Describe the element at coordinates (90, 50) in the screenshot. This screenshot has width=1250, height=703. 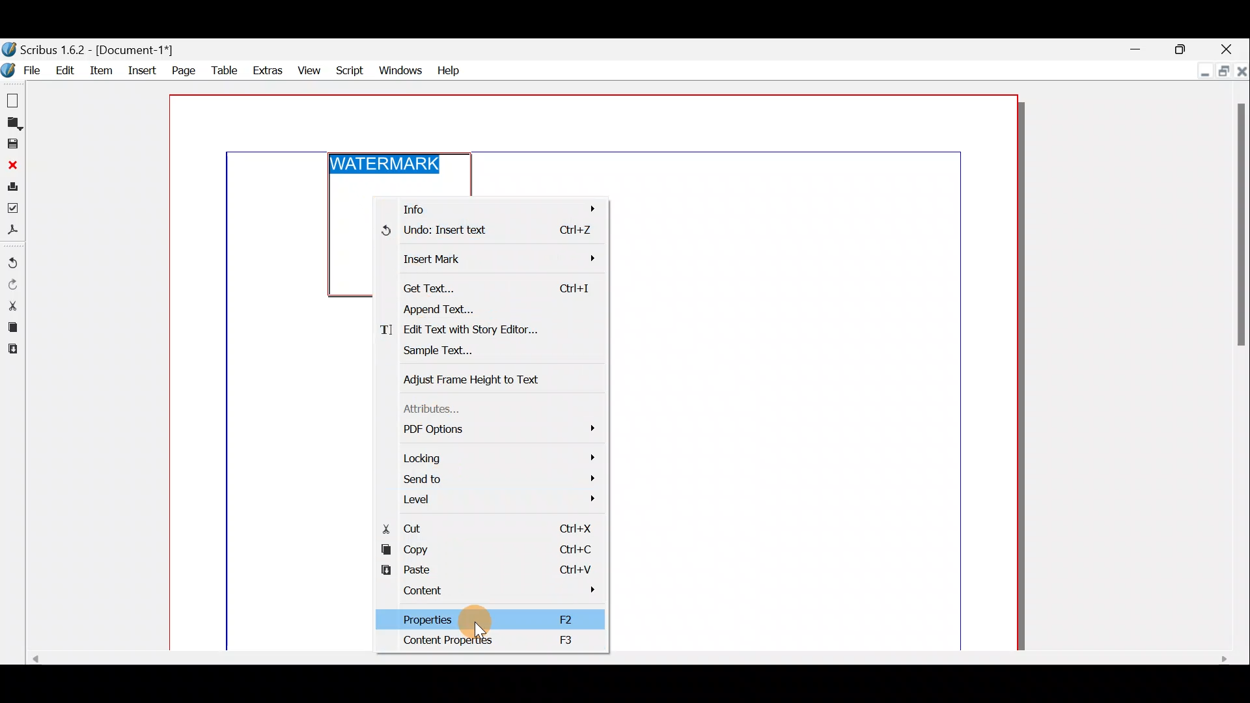
I see `Document name` at that location.